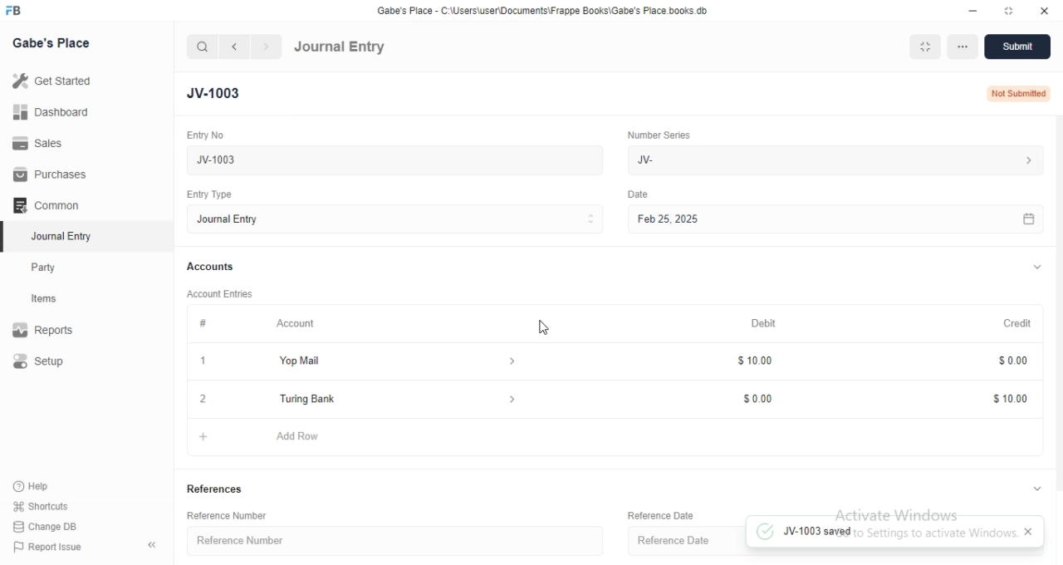 The image size is (1063, 565). What do you see at coordinates (208, 194) in the screenshot?
I see `Entry Type` at bounding box center [208, 194].